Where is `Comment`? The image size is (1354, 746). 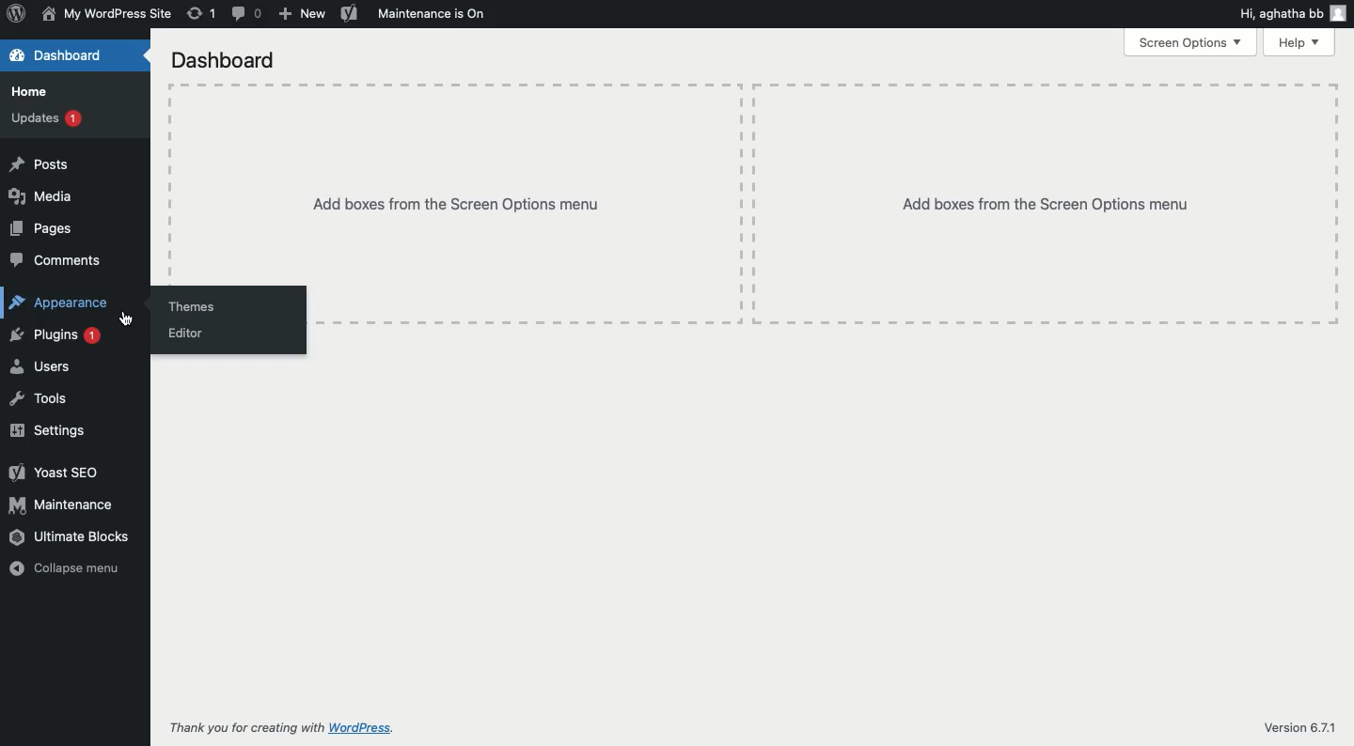
Comment is located at coordinates (244, 15).